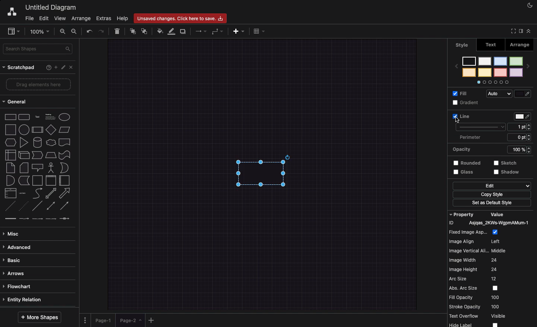 Image resolution: width=537 pixels, height=327 pixels. I want to click on horizontal container, so click(64, 181).